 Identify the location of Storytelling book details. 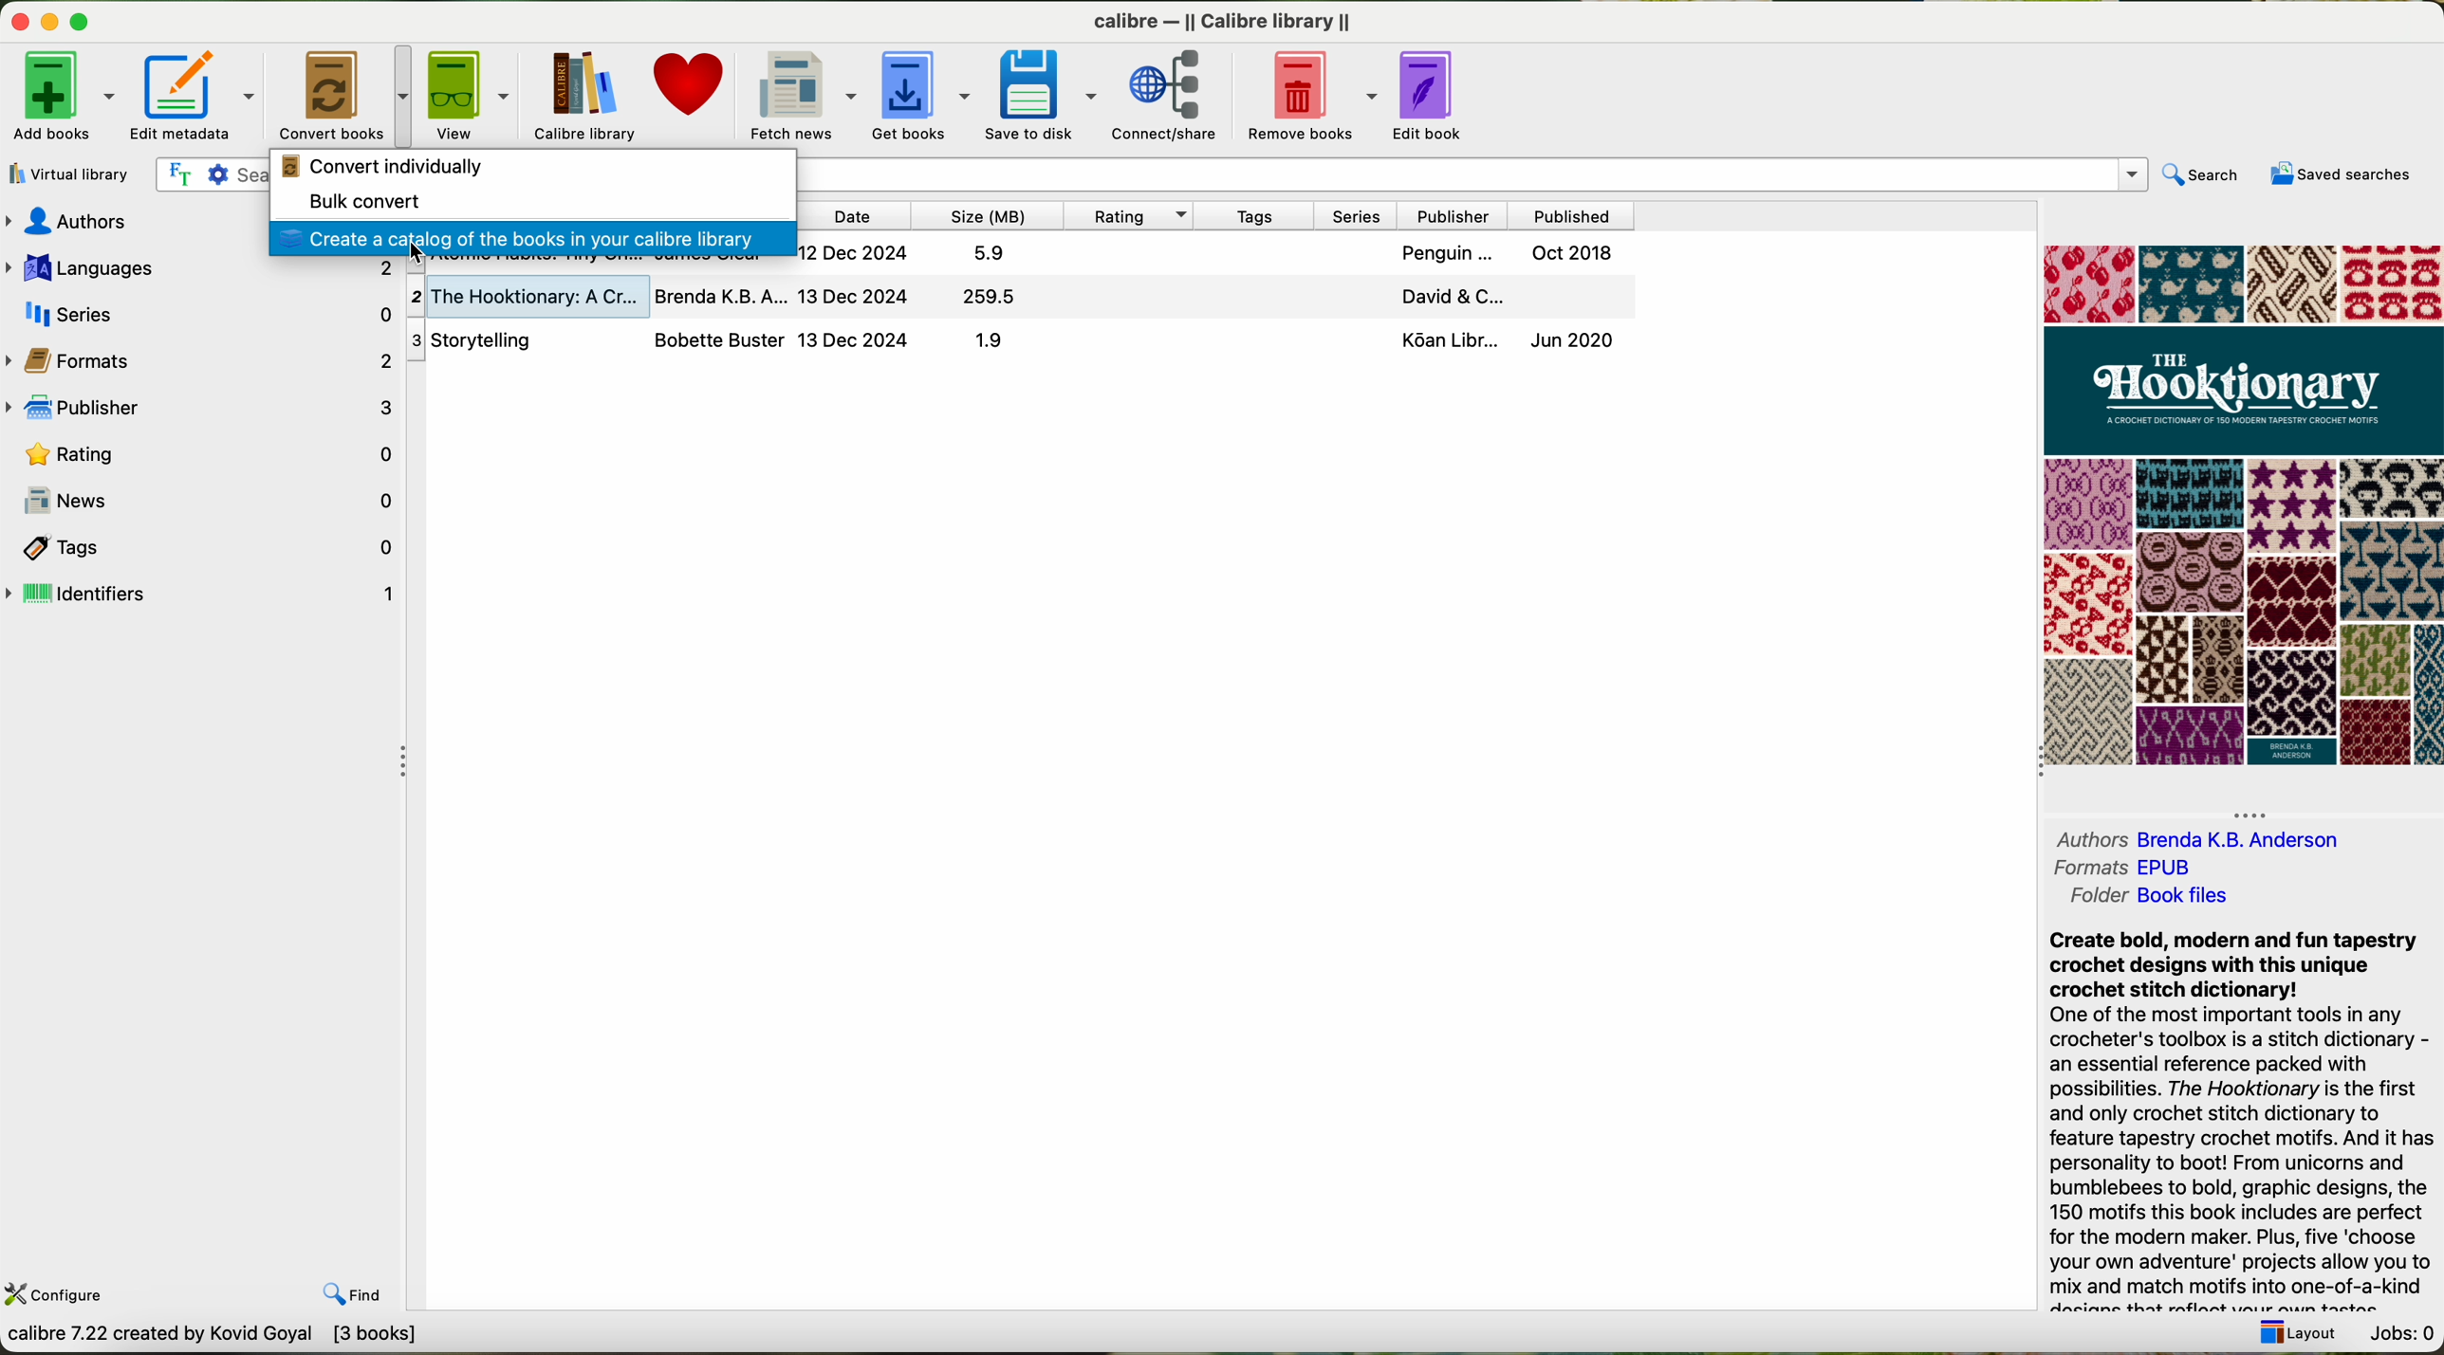
(1012, 341).